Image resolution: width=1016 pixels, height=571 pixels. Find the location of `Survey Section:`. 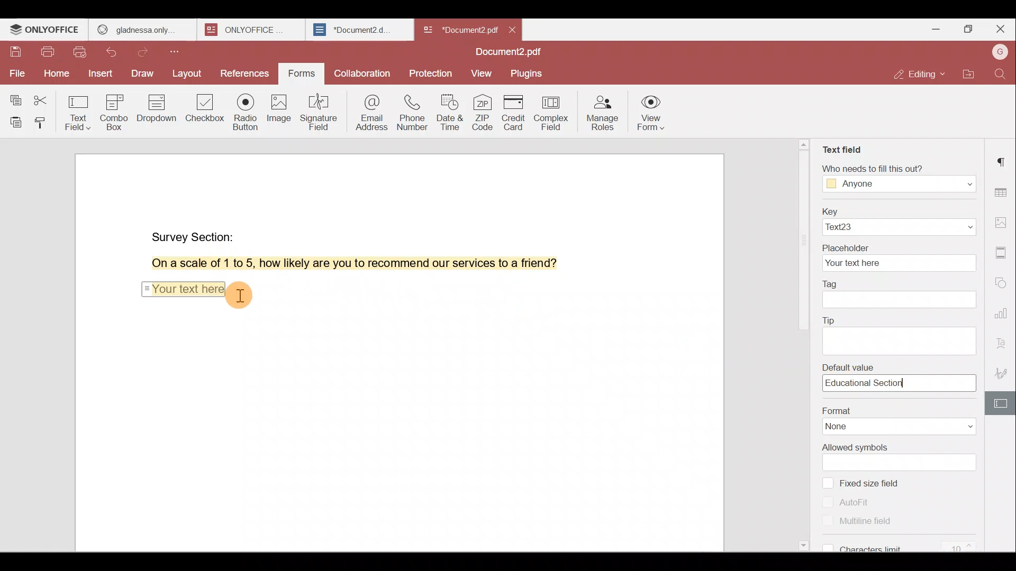

Survey Section: is located at coordinates (195, 235).